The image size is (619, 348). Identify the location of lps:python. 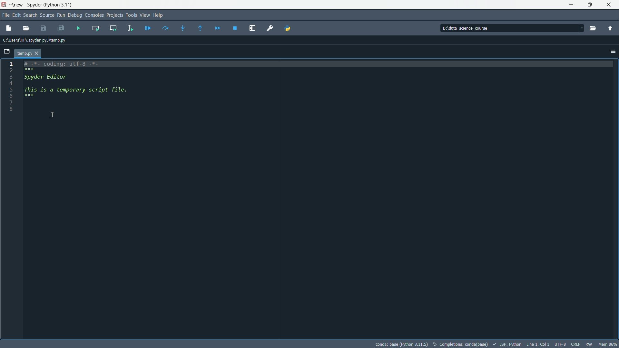
(507, 343).